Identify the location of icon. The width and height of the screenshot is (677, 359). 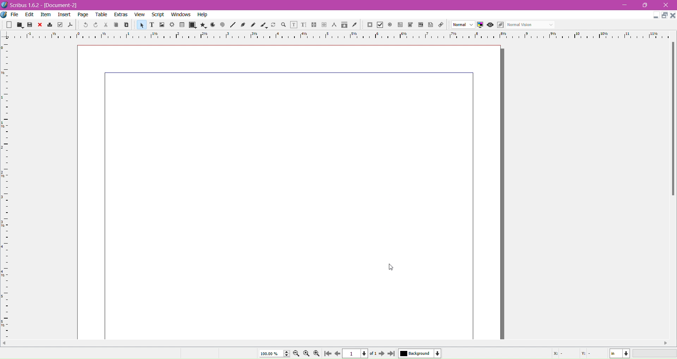
(301, 25).